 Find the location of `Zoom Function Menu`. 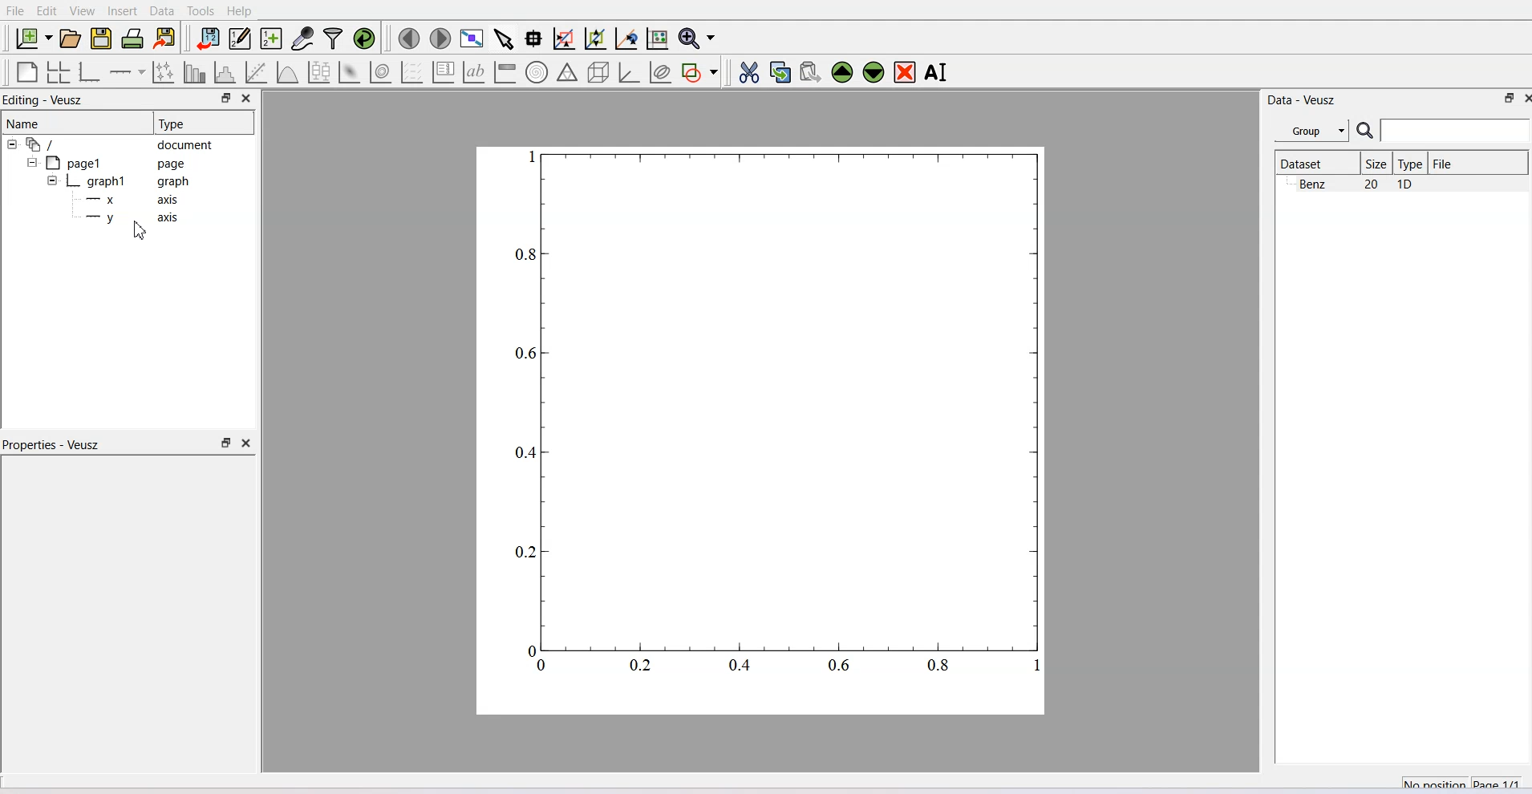

Zoom Function Menu is located at coordinates (699, 38).